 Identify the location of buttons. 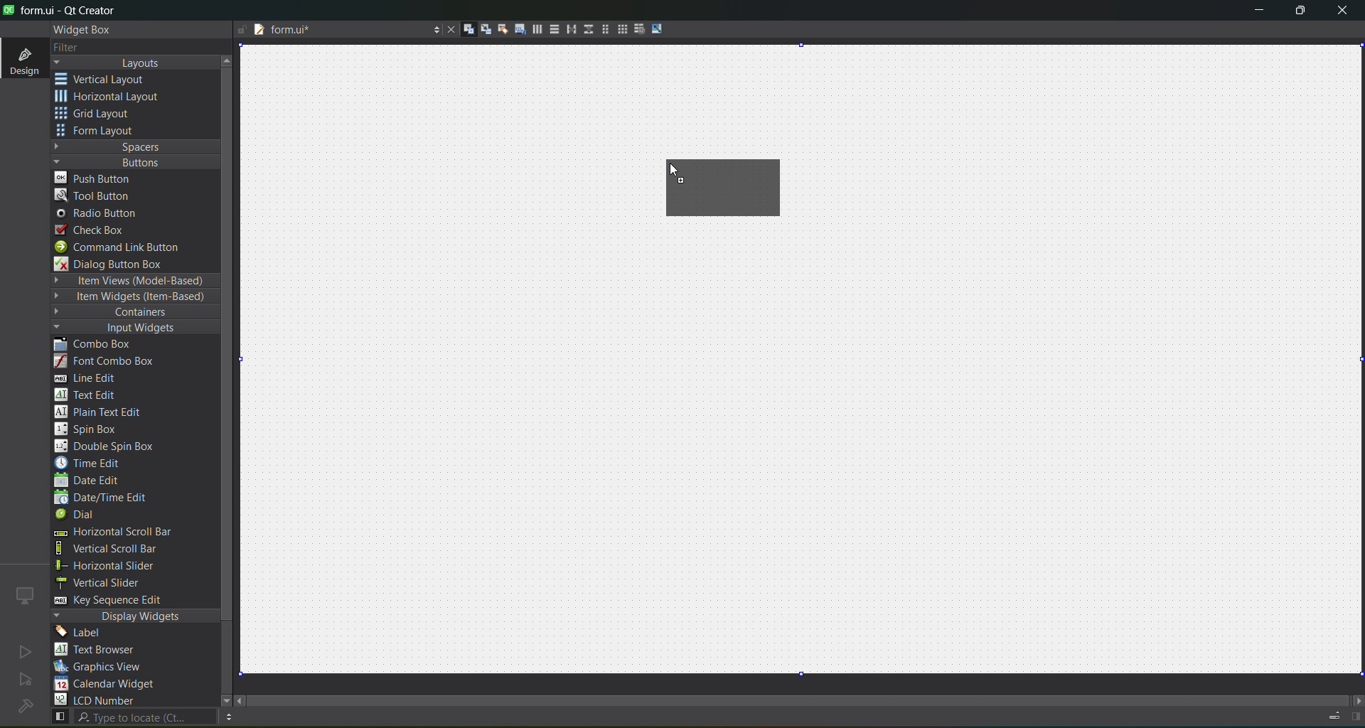
(132, 161).